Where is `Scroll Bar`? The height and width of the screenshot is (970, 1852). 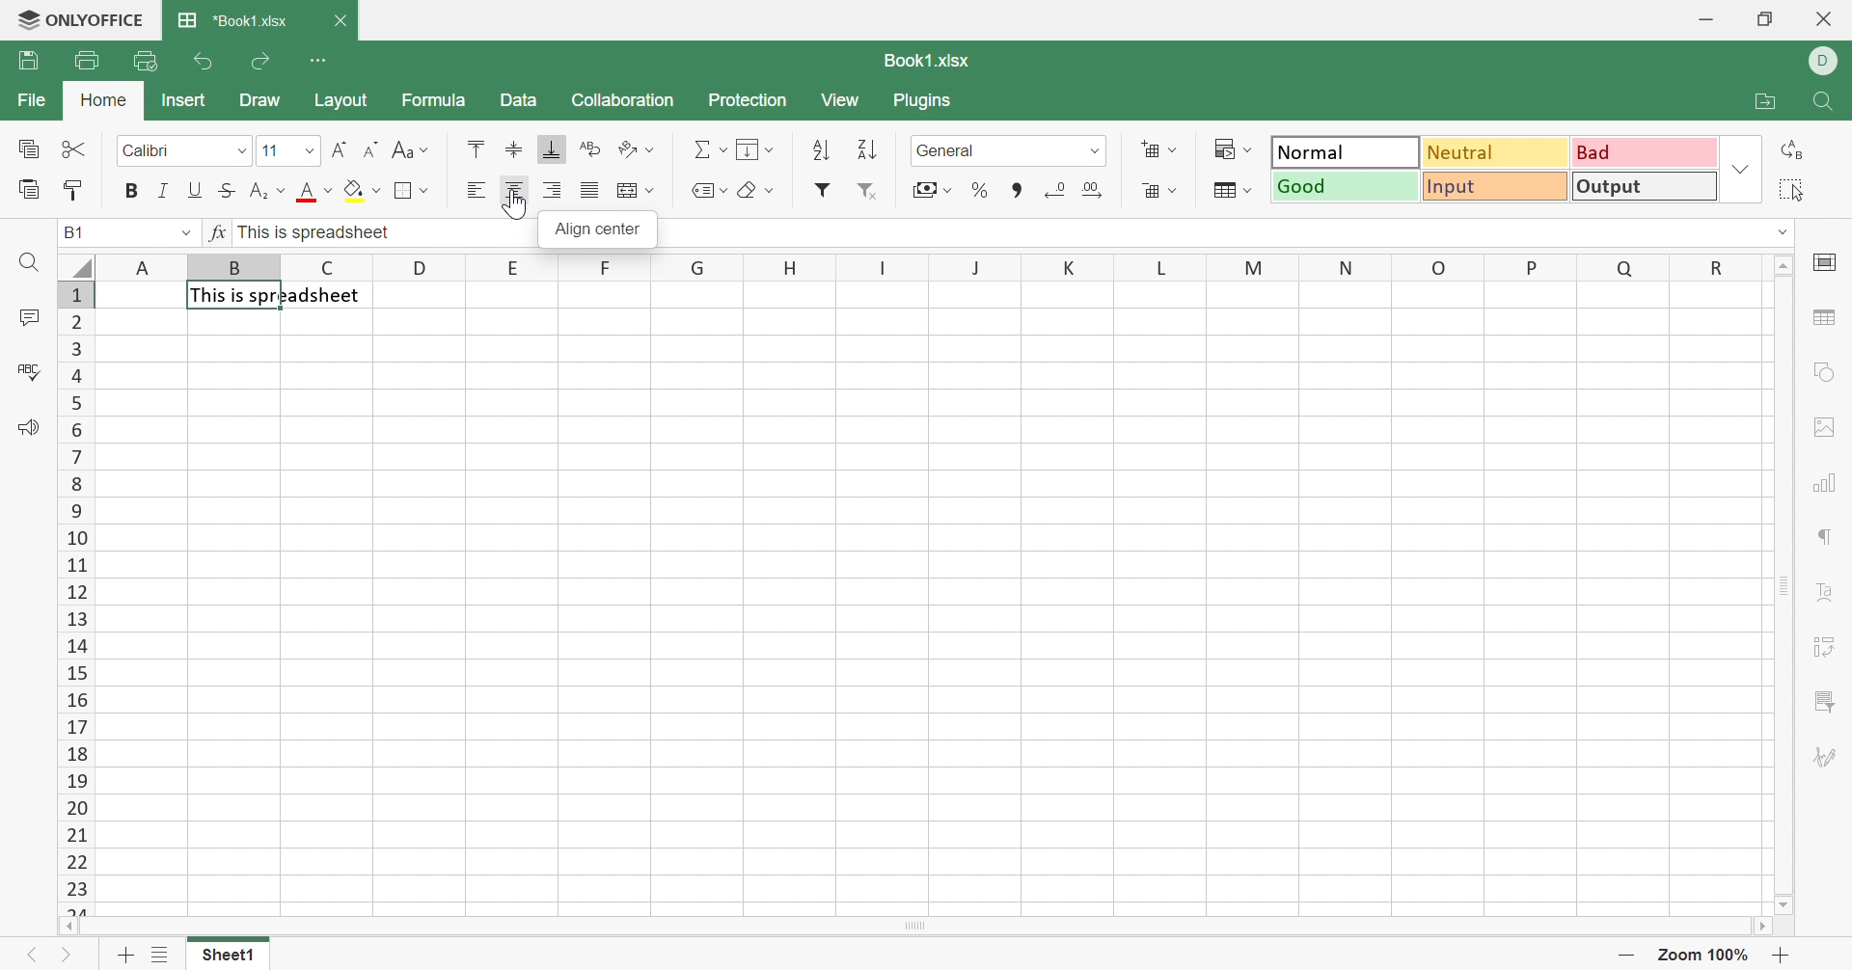
Scroll Bar is located at coordinates (1782, 583).